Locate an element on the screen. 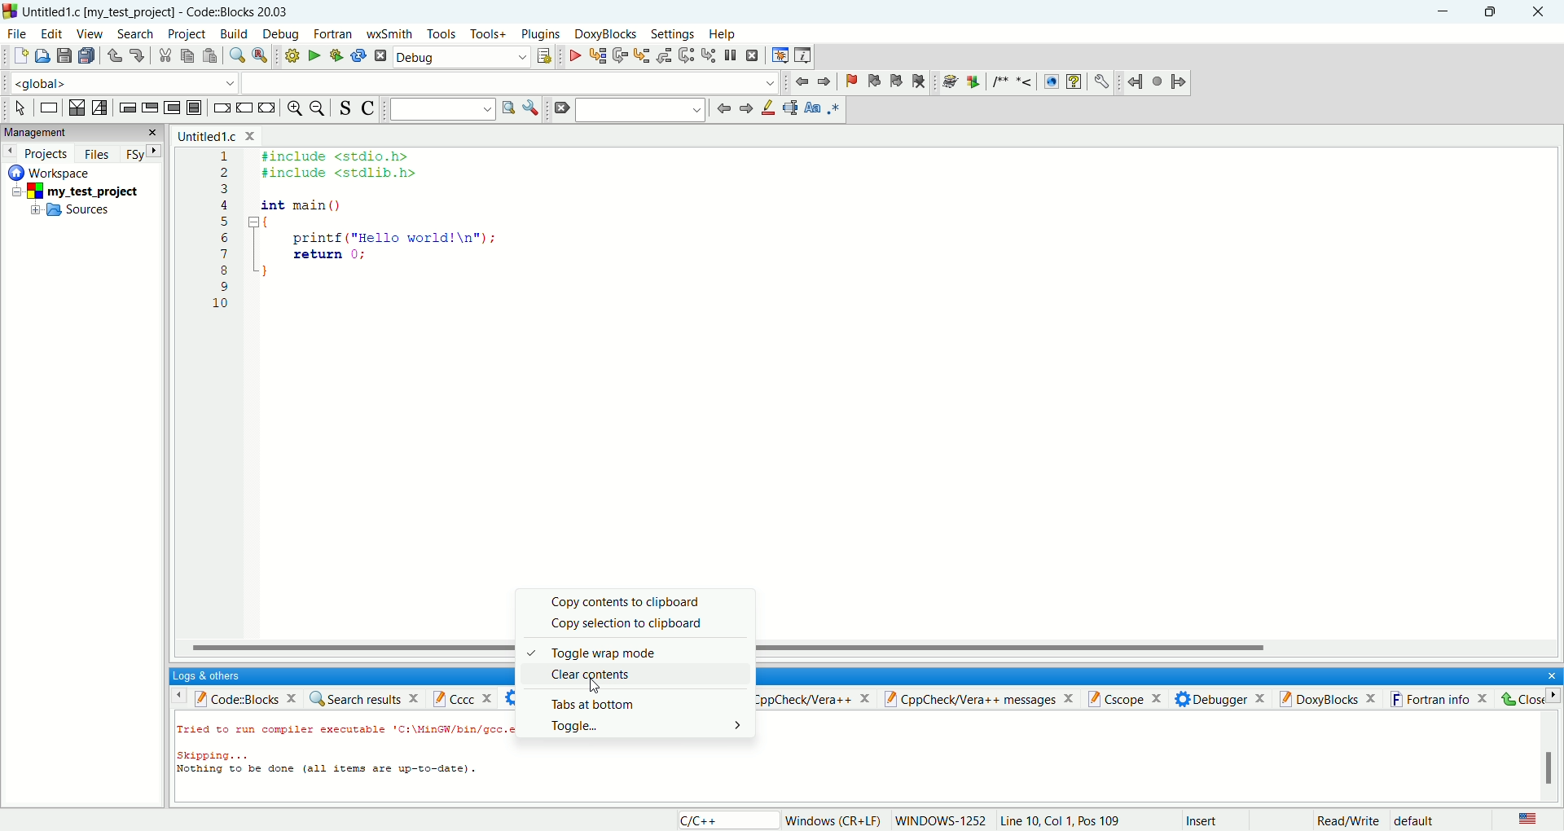  entry condition loop is located at coordinates (125, 107).